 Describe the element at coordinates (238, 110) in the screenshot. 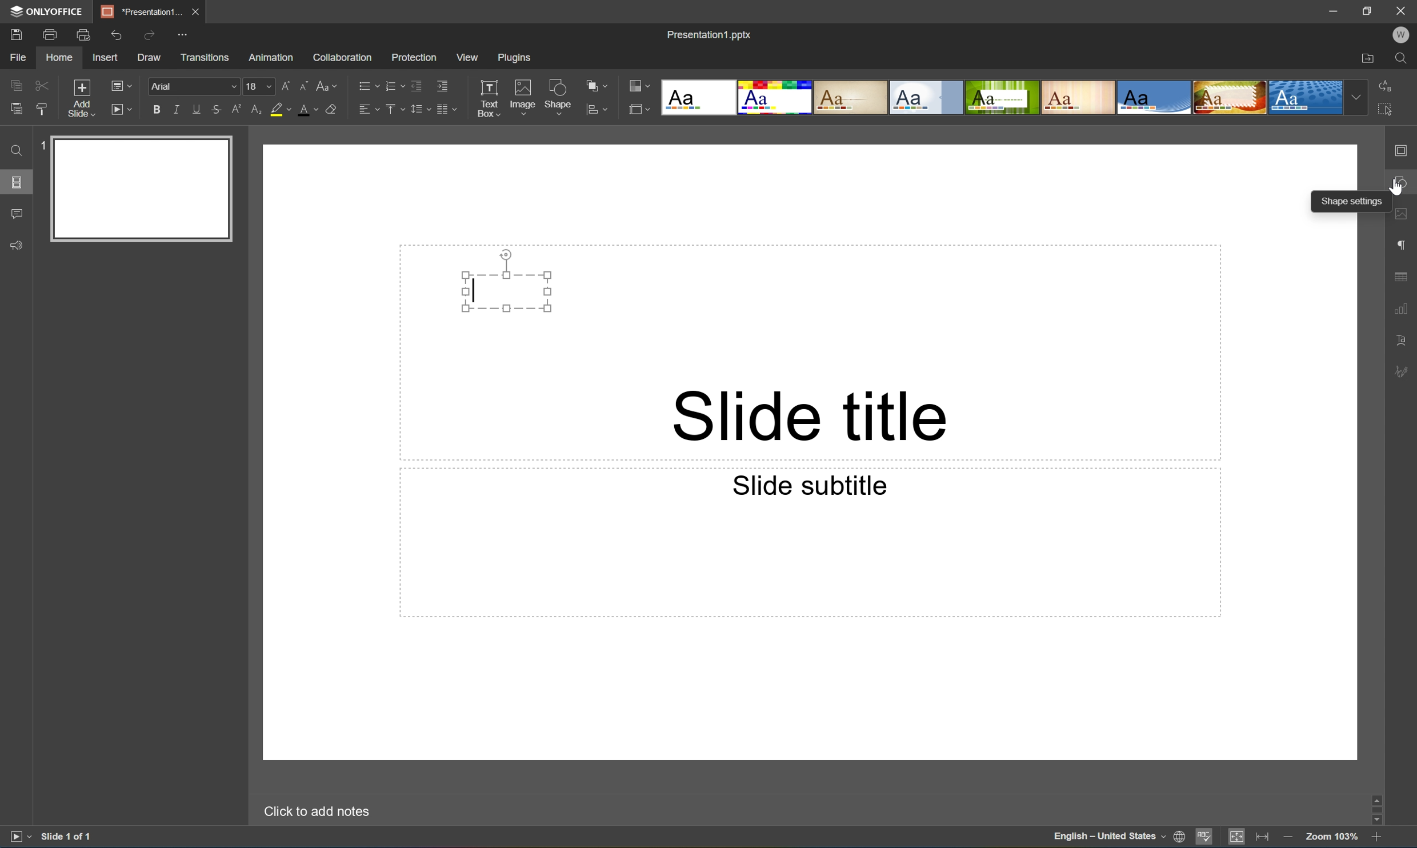

I see `Superscript` at that location.